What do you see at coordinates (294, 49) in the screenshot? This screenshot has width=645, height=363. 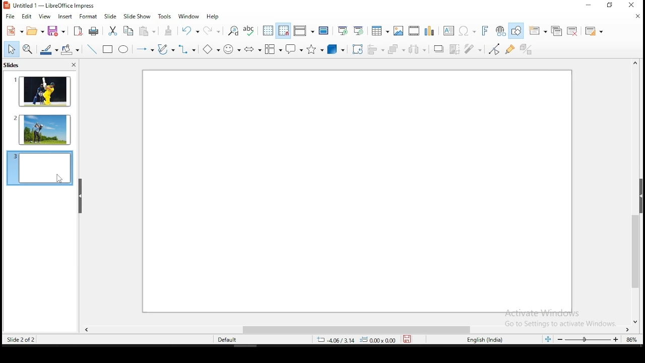 I see `callout shape` at bounding box center [294, 49].